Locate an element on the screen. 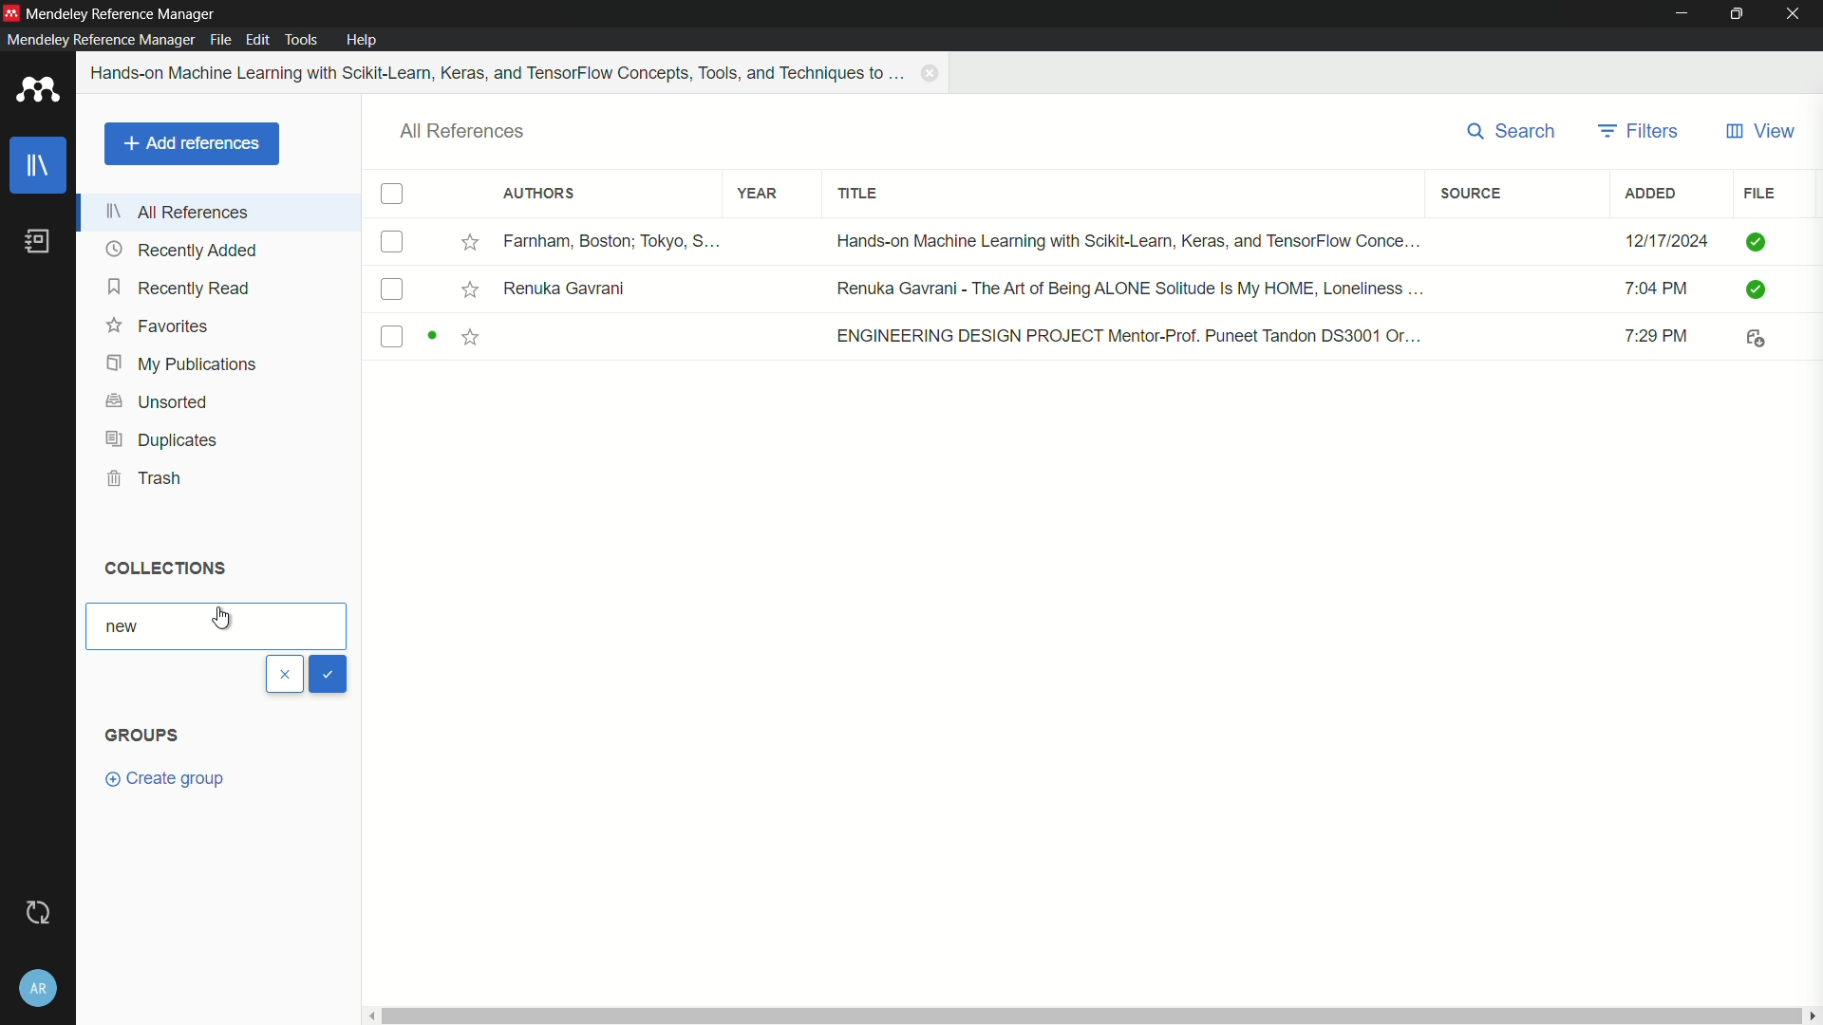  trash is located at coordinates (146, 479).